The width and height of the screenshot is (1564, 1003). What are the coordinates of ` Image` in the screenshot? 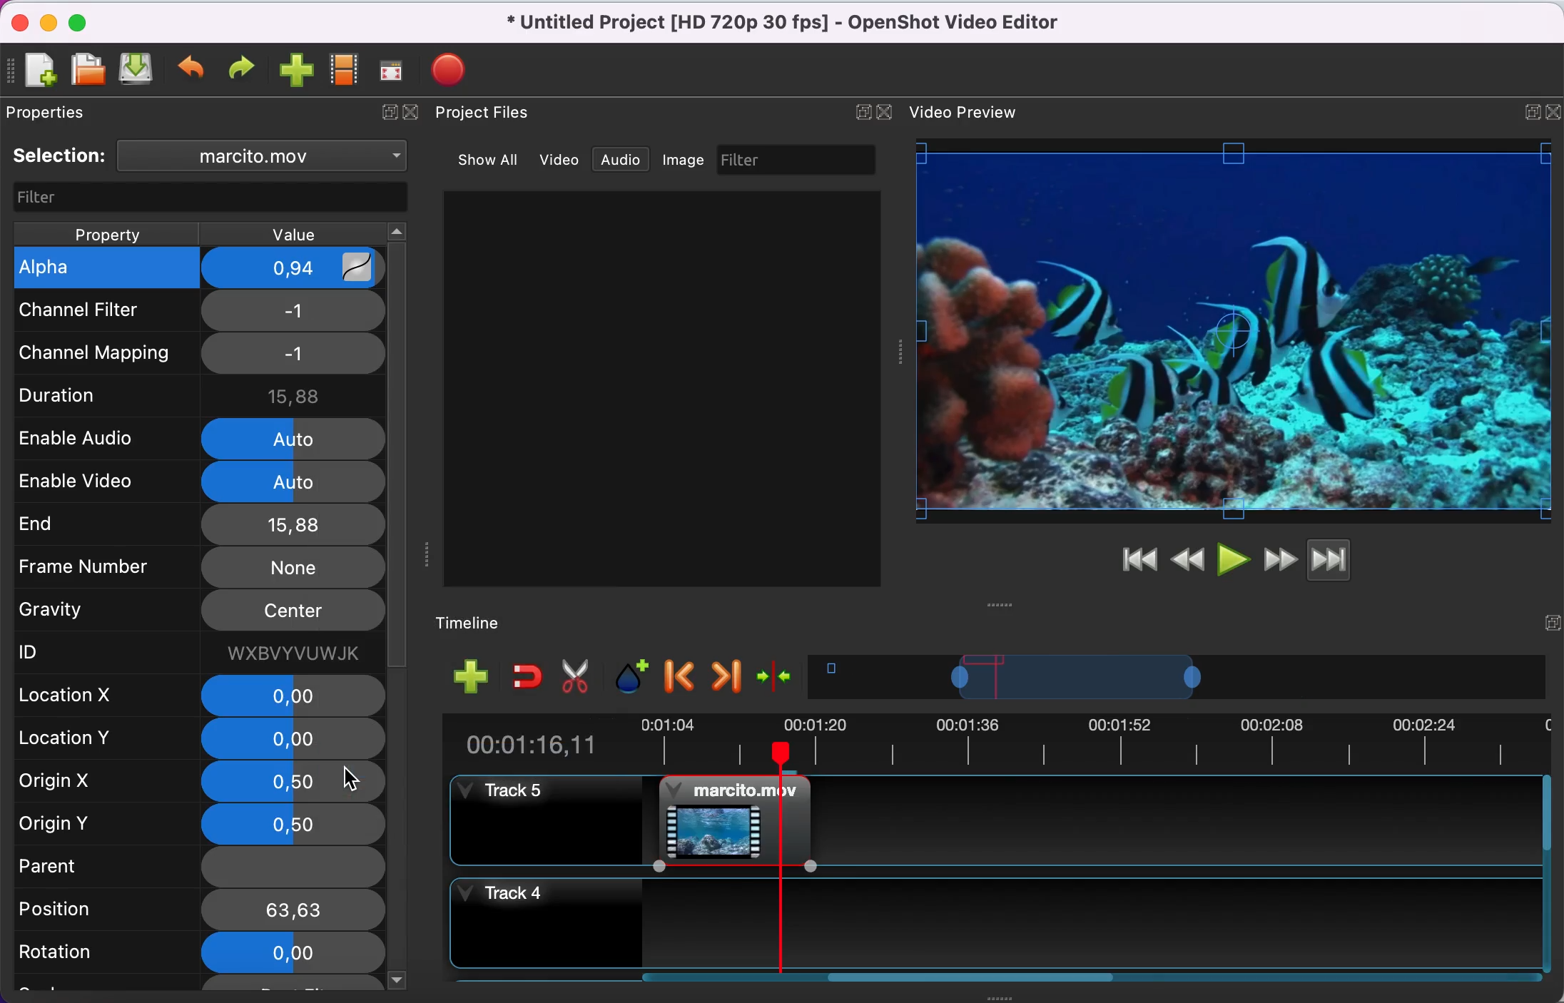 It's located at (681, 160).